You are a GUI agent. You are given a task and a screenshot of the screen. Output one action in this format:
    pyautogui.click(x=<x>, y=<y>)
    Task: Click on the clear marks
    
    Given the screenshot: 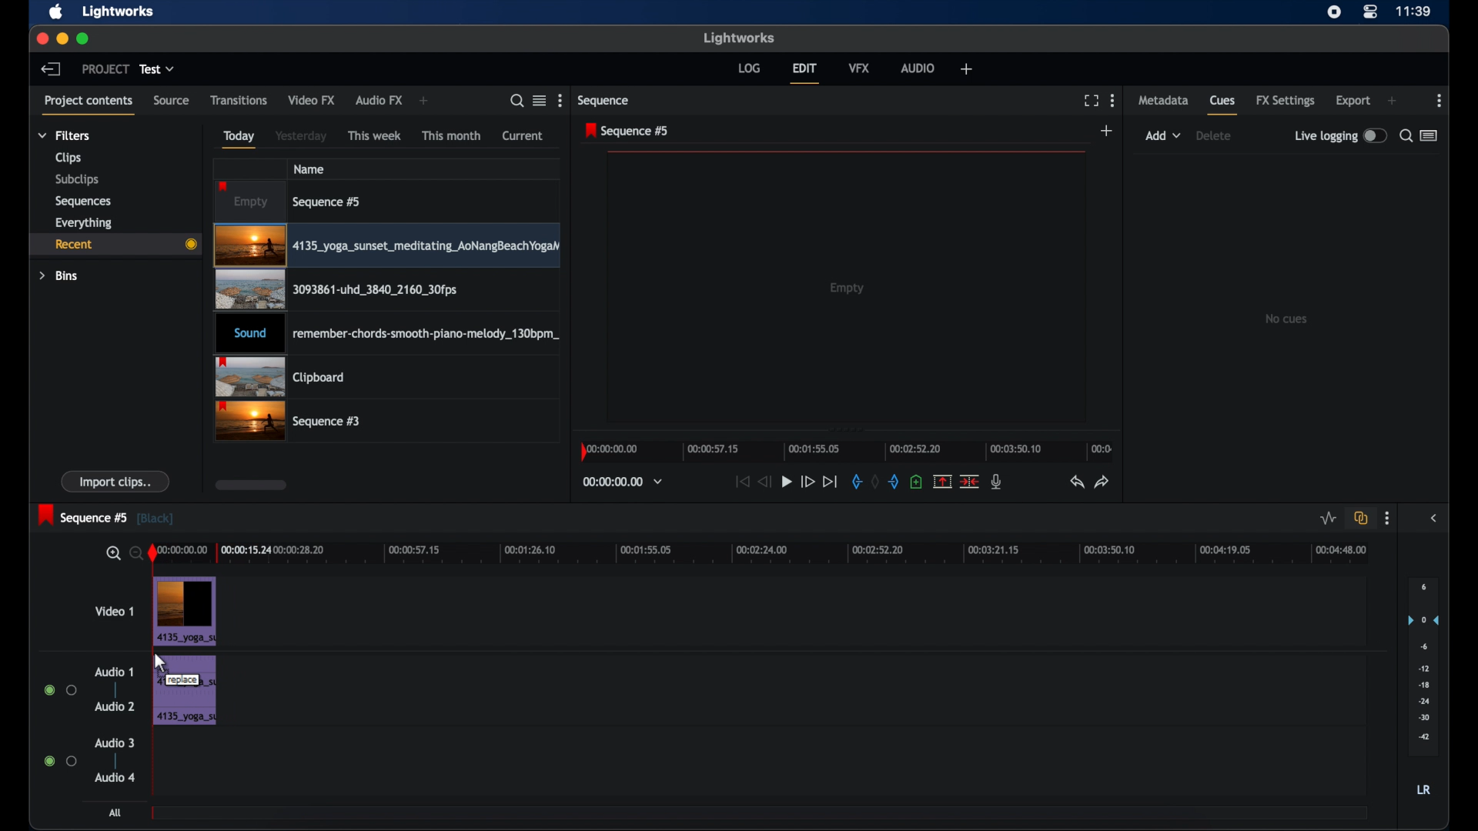 What is the action you would take?
    pyautogui.click(x=874, y=481)
    